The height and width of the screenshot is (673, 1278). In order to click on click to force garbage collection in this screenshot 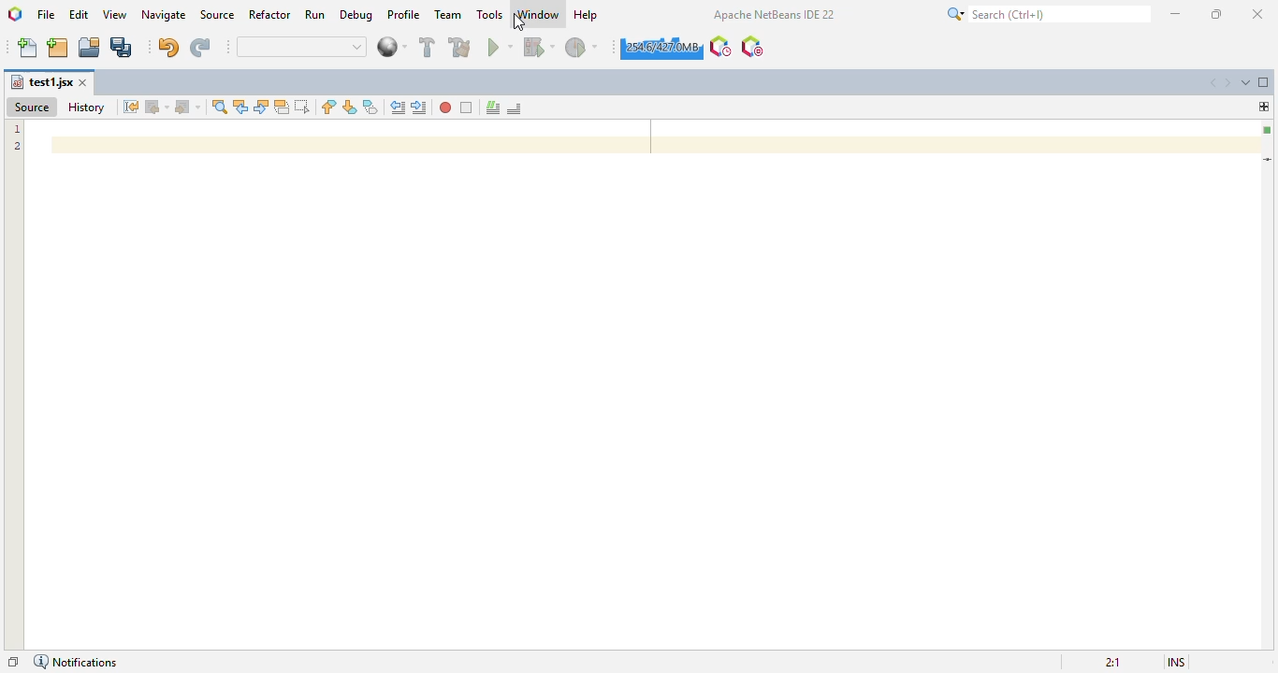, I will do `click(661, 48)`.